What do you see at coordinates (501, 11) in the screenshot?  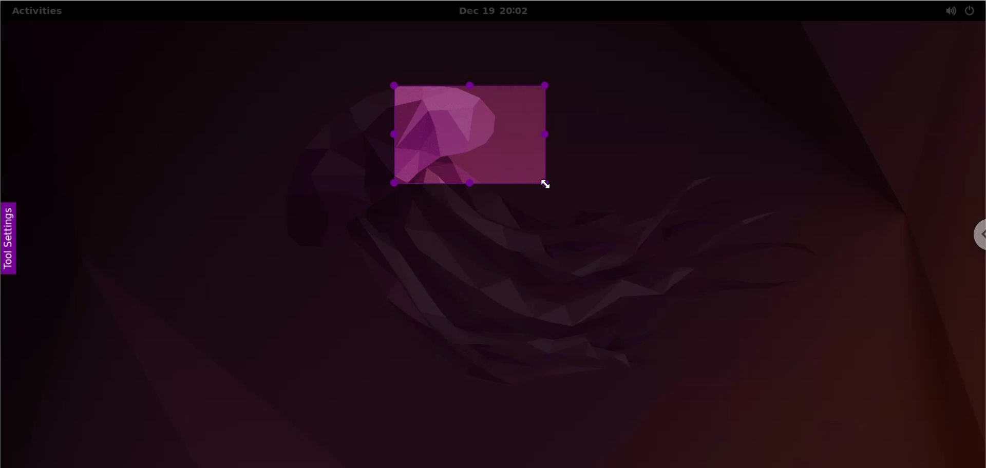 I see `Dec 19 20:02` at bounding box center [501, 11].